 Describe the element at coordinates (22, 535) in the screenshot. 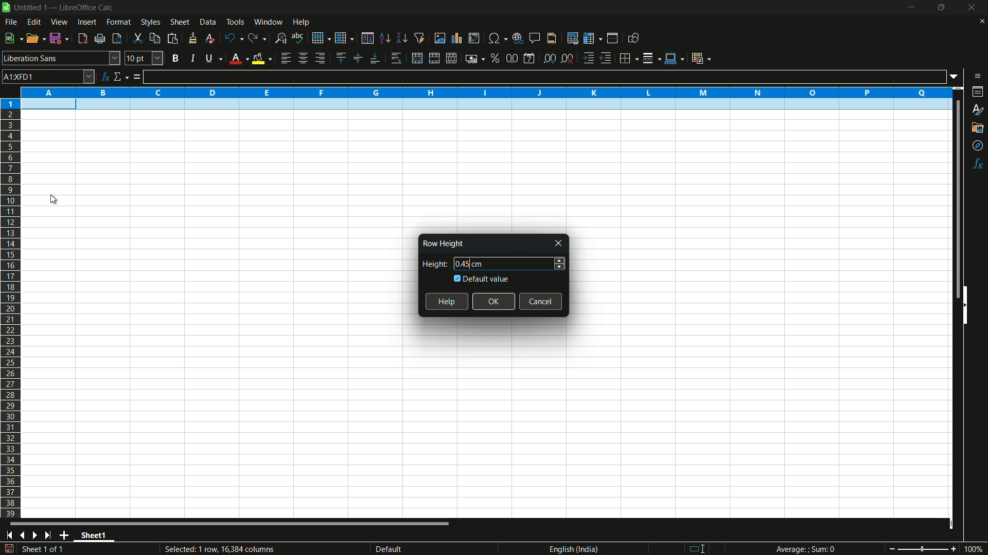

I see `previous sheet` at that location.